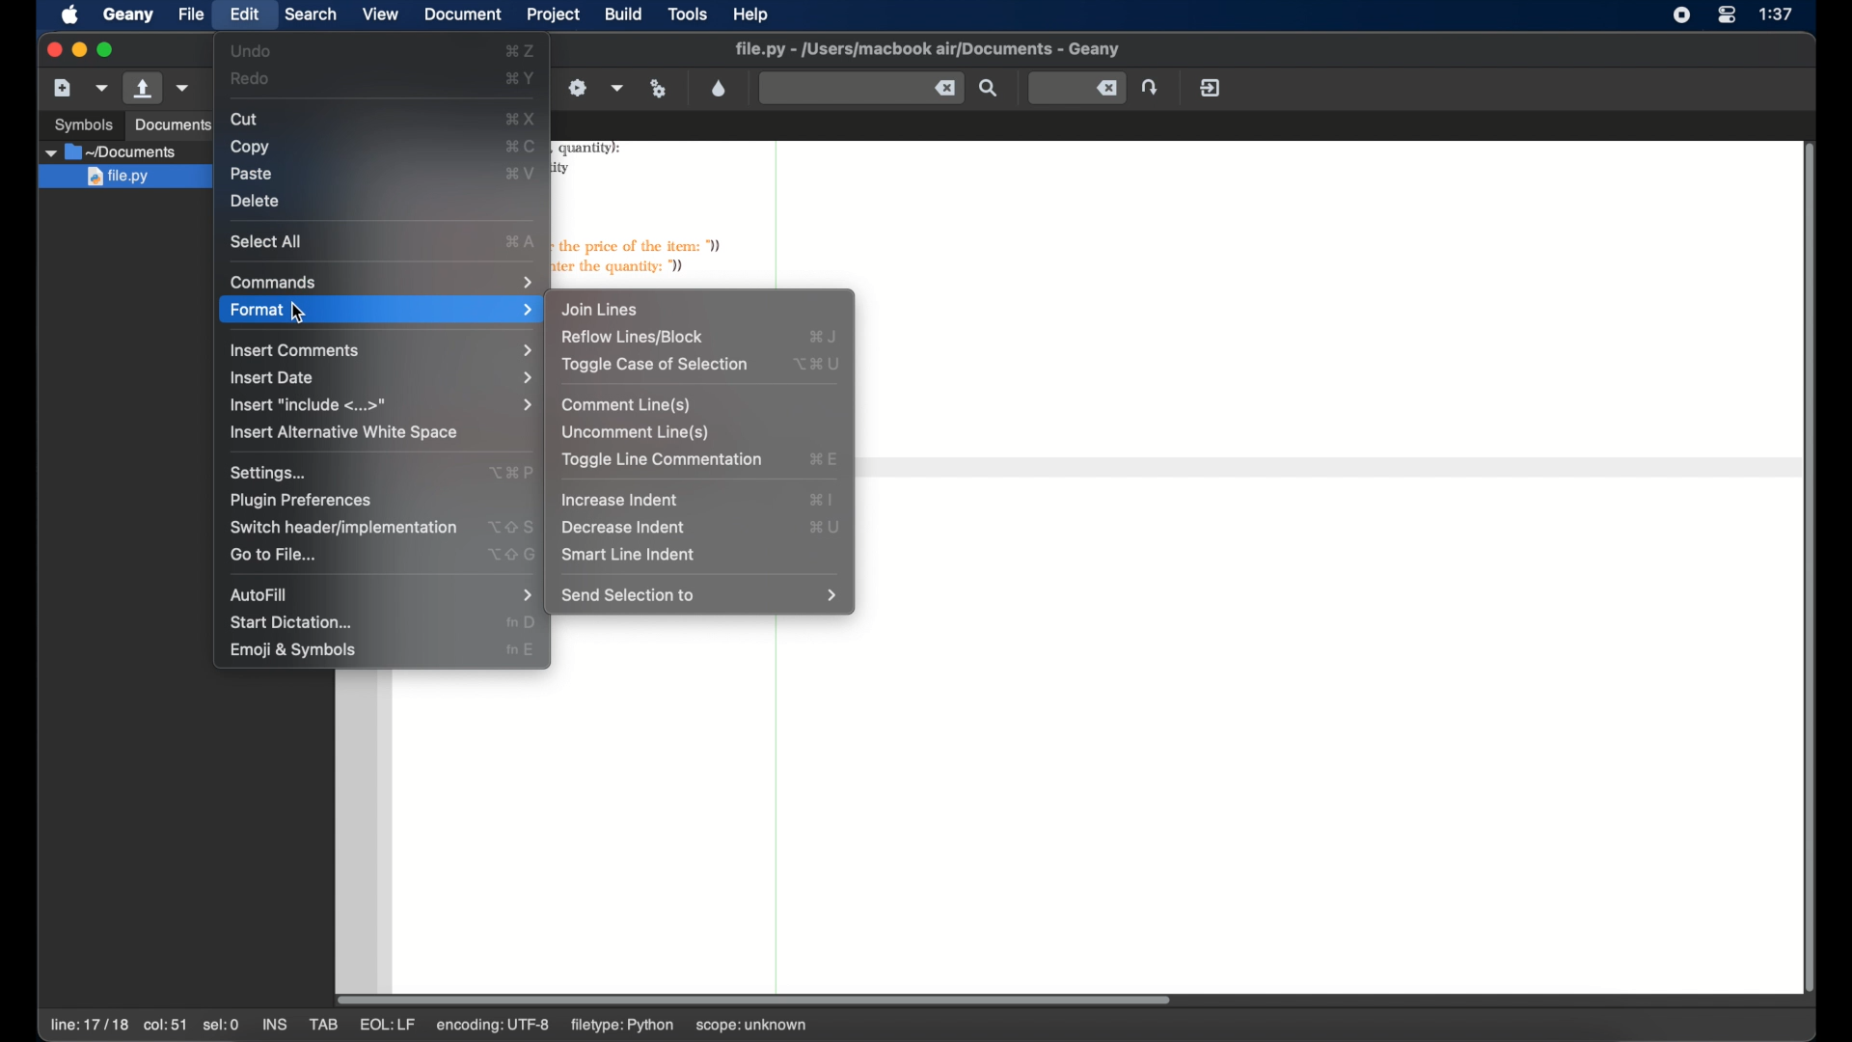 The image size is (1852, 1042). Describe the element at coordinates (108, 50) in the screenshot. I see `maximize` at that location.